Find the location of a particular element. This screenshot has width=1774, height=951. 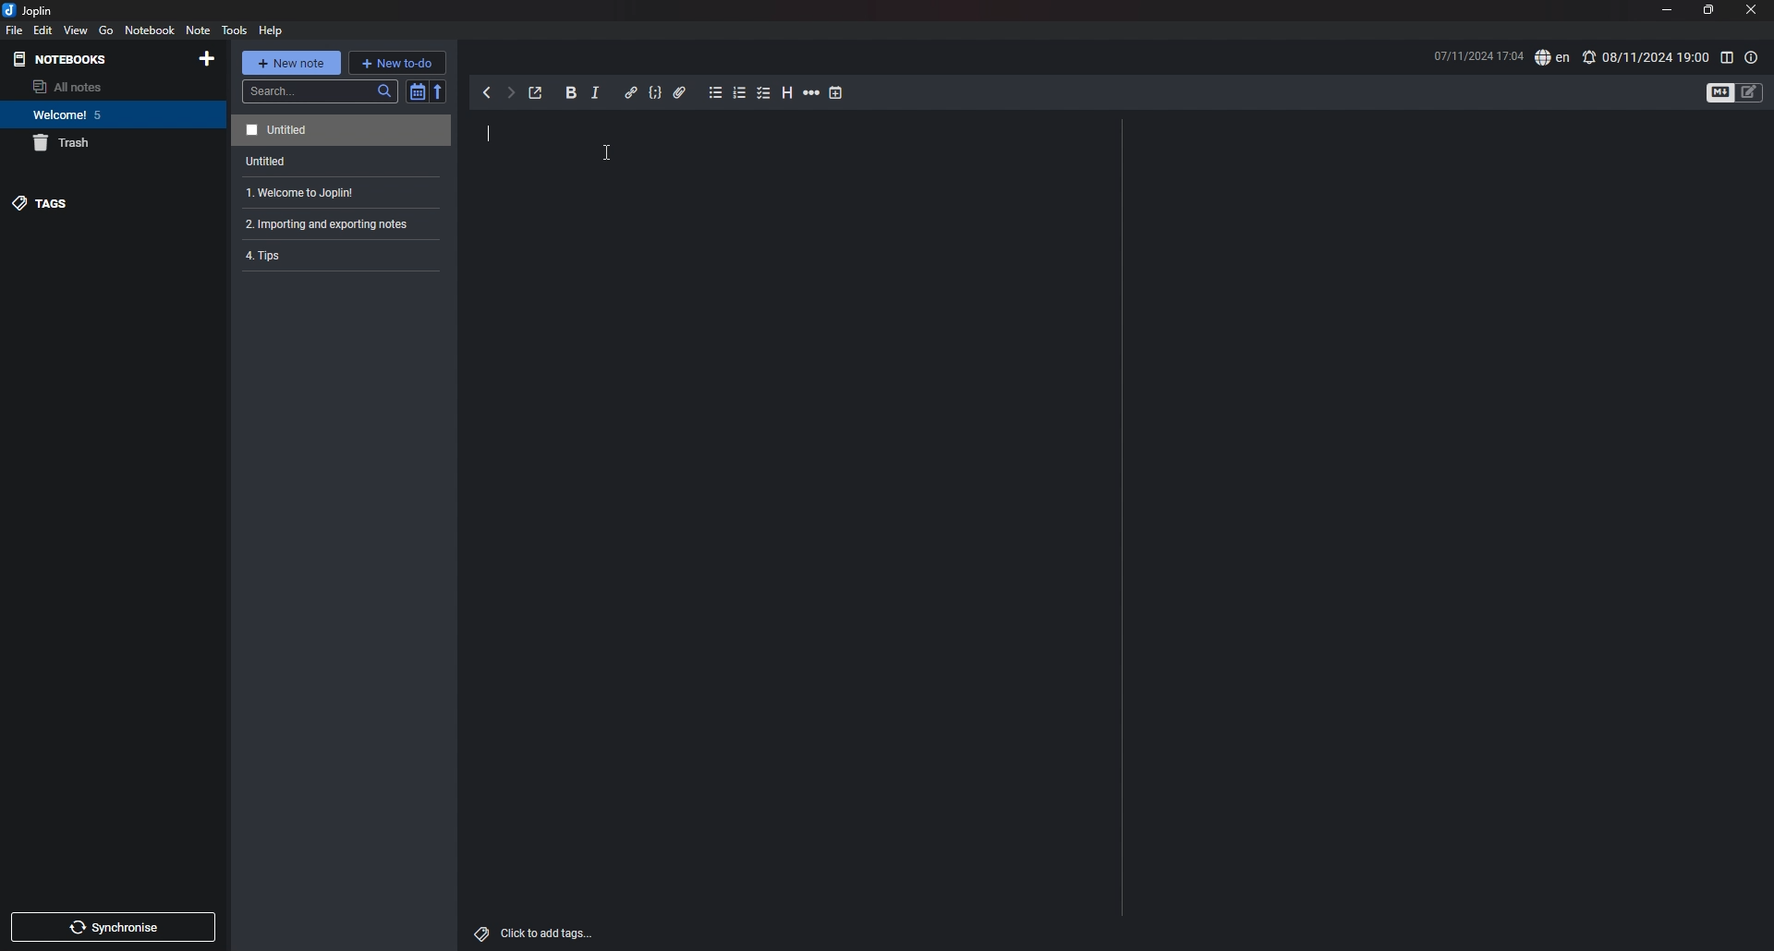

input is located at coordinates (487, 132).